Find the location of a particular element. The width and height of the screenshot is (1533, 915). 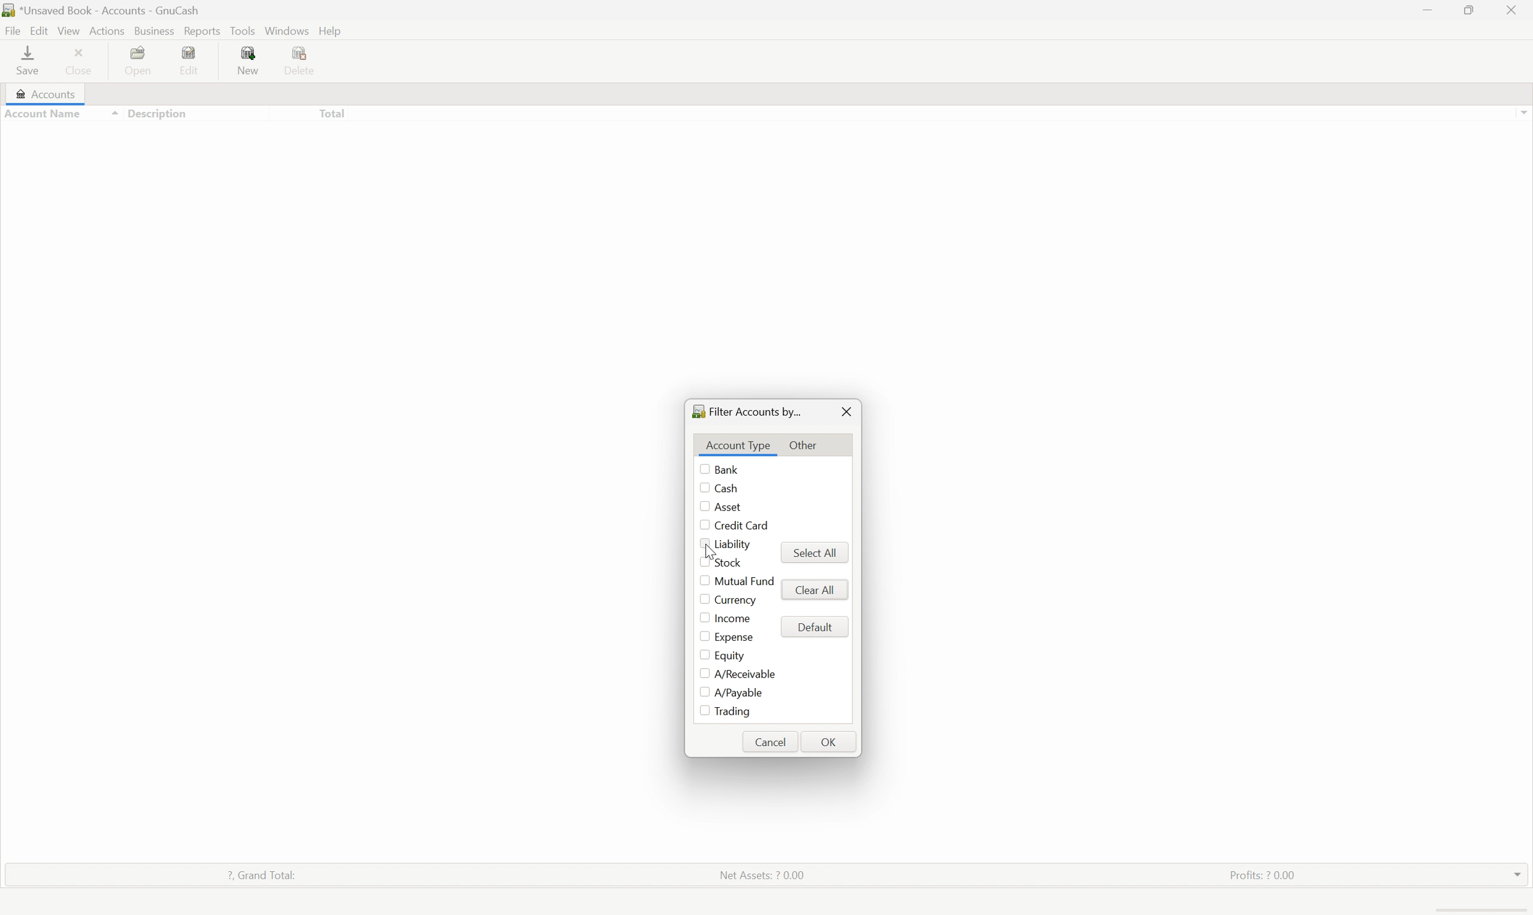

drop down is located at coordinates (1514, 874).